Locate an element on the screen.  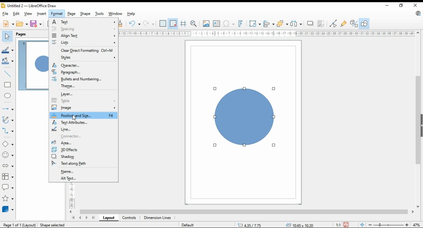
character is located at coordinates (81, 65).